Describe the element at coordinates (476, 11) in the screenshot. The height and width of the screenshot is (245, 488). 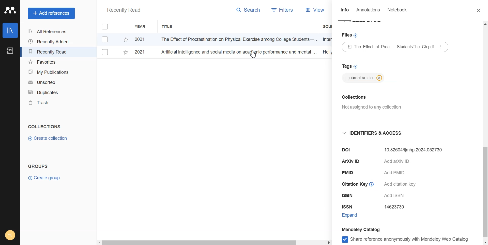
I see `Close ` at that location.